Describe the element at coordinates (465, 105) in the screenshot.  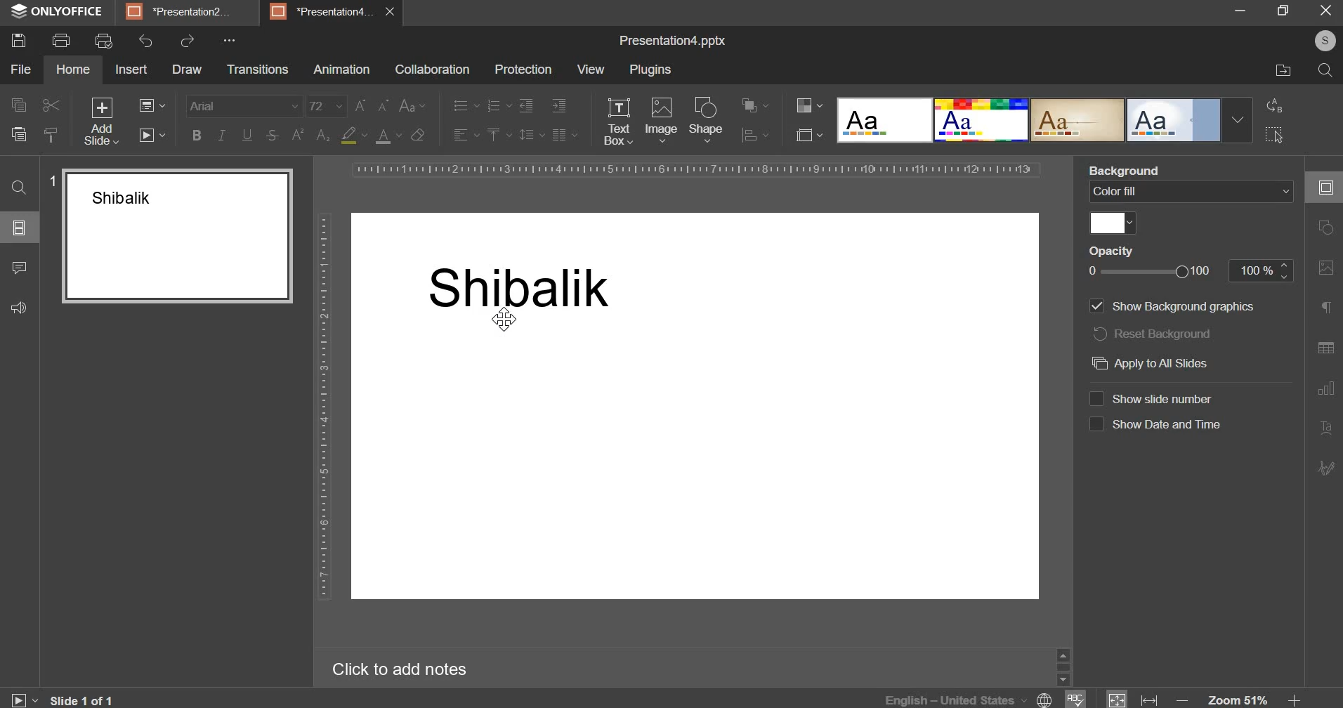
I see `bullets` at that location.